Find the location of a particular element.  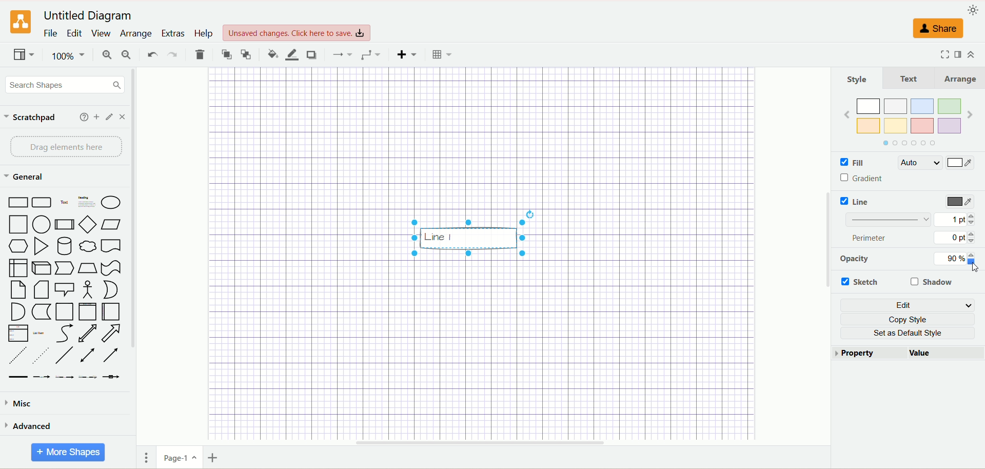

Auto is located at coordinates (919, 164).